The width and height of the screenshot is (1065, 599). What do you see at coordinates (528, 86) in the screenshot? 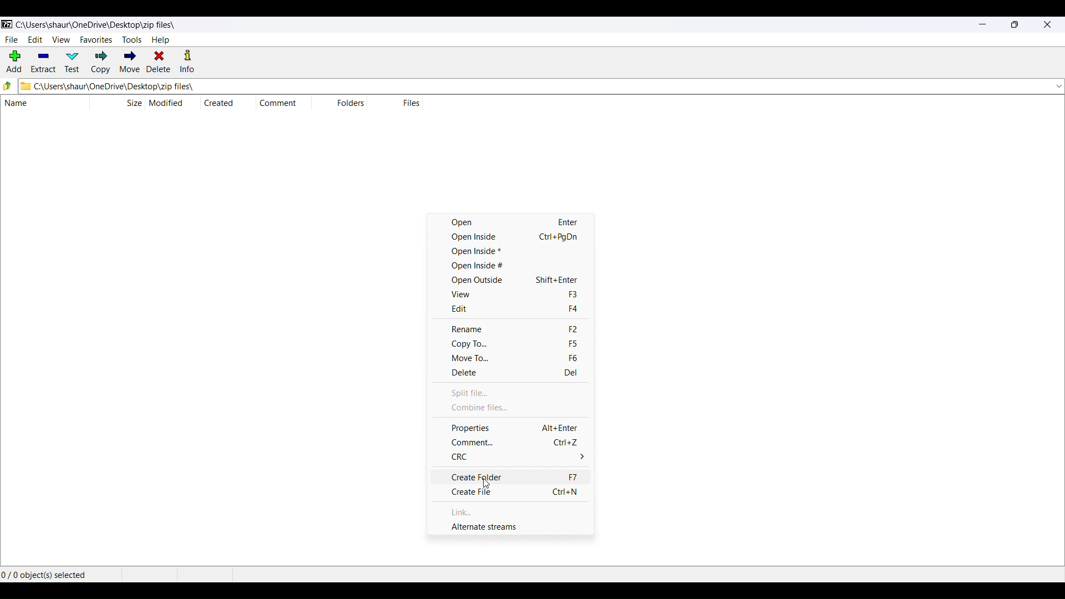
I see `CURRENT FOLDER PATH` at bounding box center [528, 86].